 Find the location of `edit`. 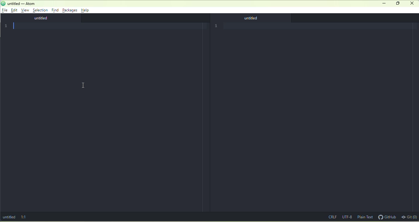

edit is located at coordinates (15, 11).